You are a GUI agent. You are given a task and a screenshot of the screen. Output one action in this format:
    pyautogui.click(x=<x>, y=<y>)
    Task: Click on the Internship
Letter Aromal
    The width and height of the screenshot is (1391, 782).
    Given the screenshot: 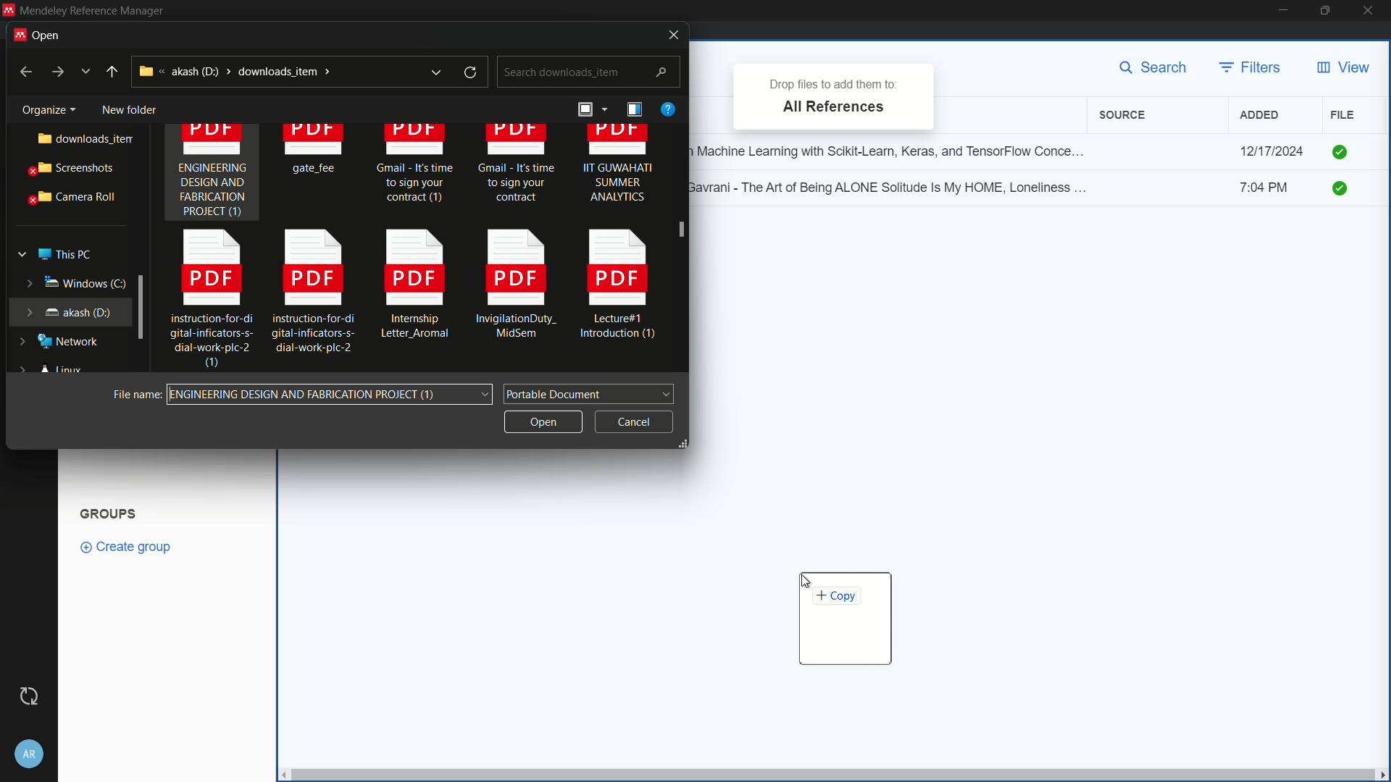 What is the action you would take?
    pyautogui.click(x=410, y=289)
    